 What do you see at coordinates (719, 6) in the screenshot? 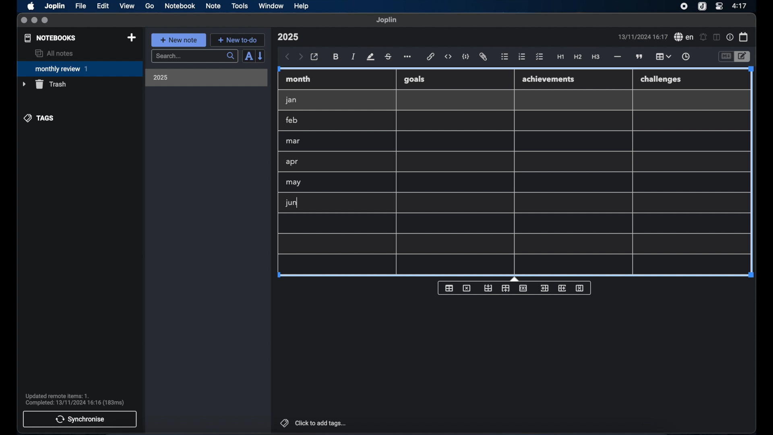
I see `control center` at bounding box center [719, 6].